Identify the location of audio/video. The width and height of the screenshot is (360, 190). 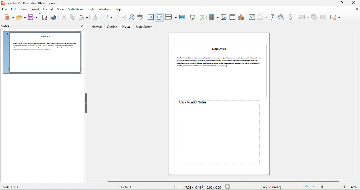
(233, 17).